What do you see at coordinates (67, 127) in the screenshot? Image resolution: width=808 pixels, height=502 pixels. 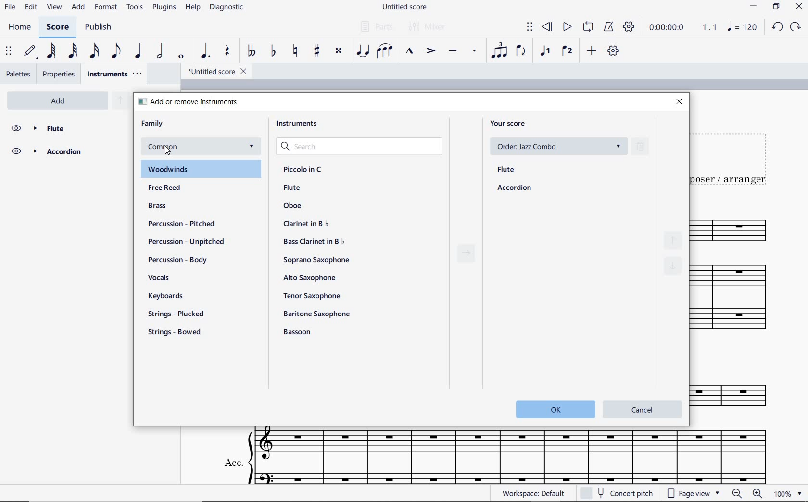 I see `flute` at bounding box center [67, 127].